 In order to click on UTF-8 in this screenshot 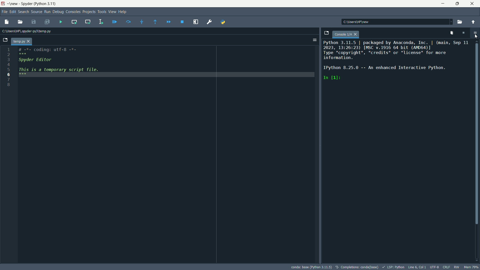, I will do `click(434, 267)`.